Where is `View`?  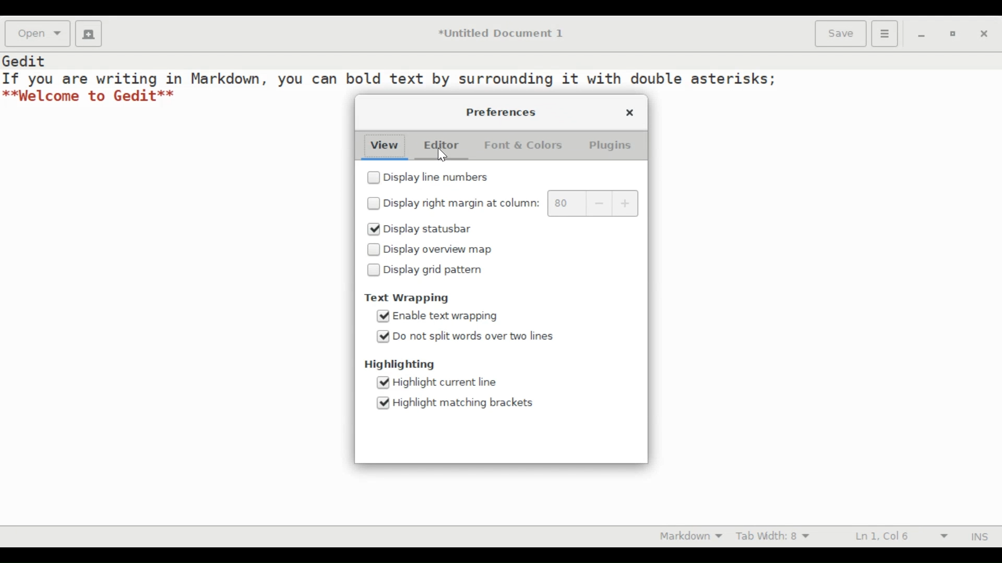
View is located at coordinates (386, 146).